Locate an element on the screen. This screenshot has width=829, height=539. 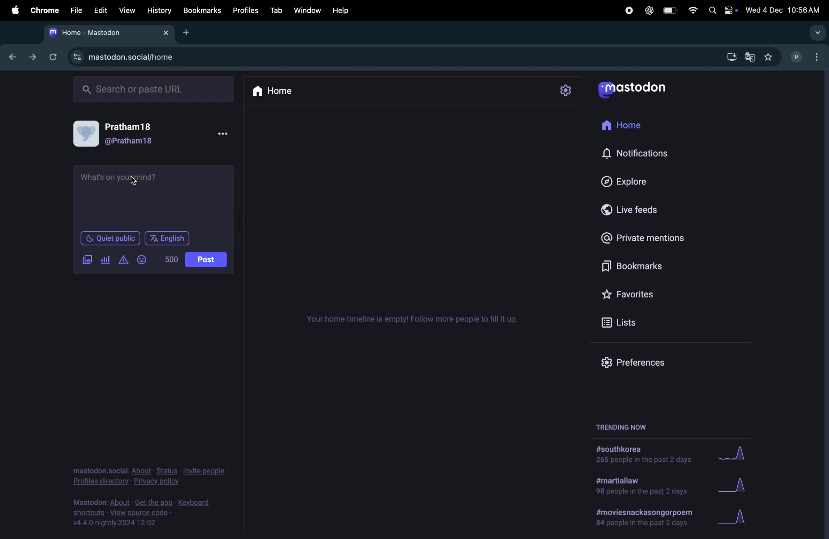
Quiet public is located at coordinates (109, 238).